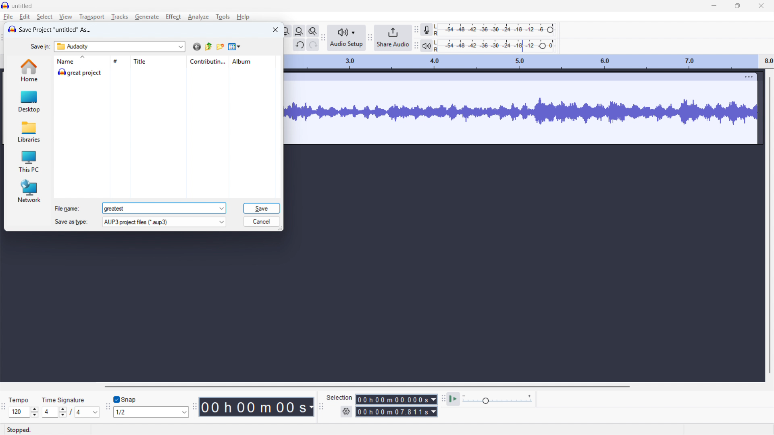  I want to click on selection settings, so click(346, 412).